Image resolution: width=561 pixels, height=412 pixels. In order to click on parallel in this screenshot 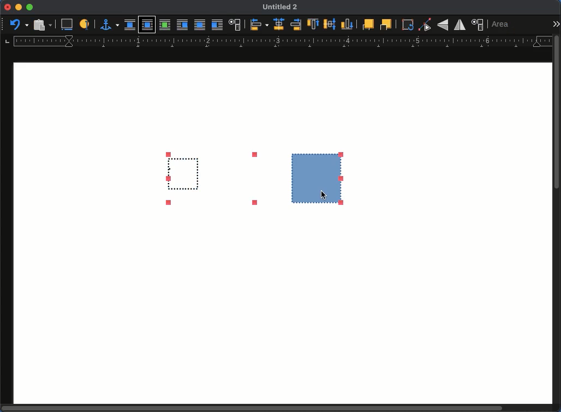, I will do `click(147, 26)`.